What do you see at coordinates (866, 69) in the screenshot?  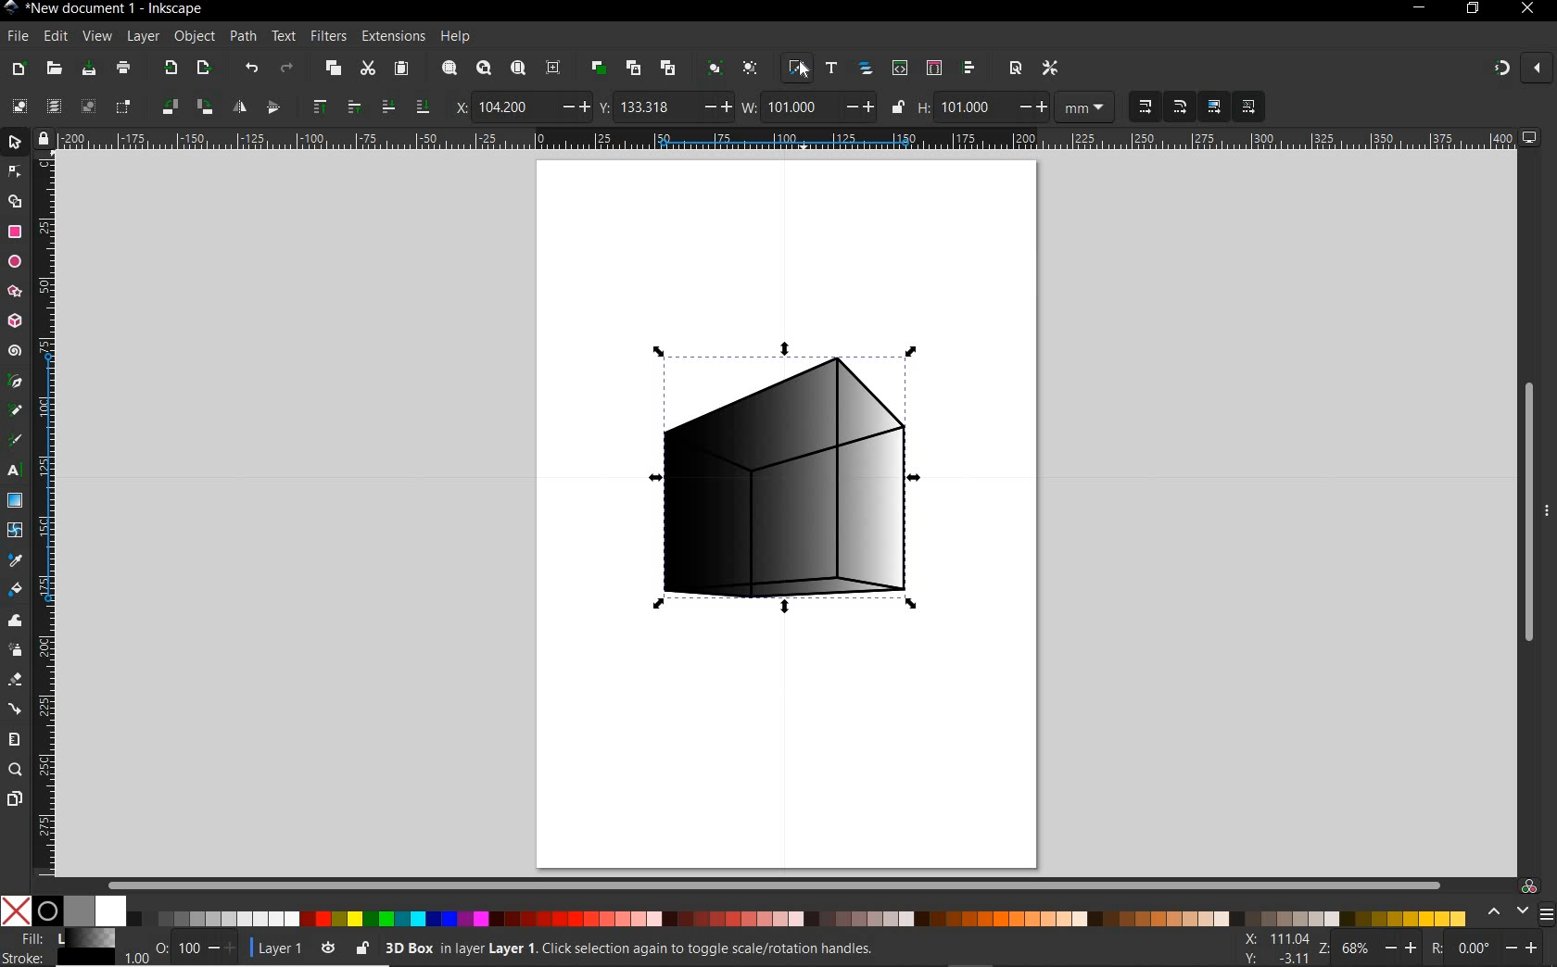 I see `OPEN OBJECTS` at bounding box center [866, 69].